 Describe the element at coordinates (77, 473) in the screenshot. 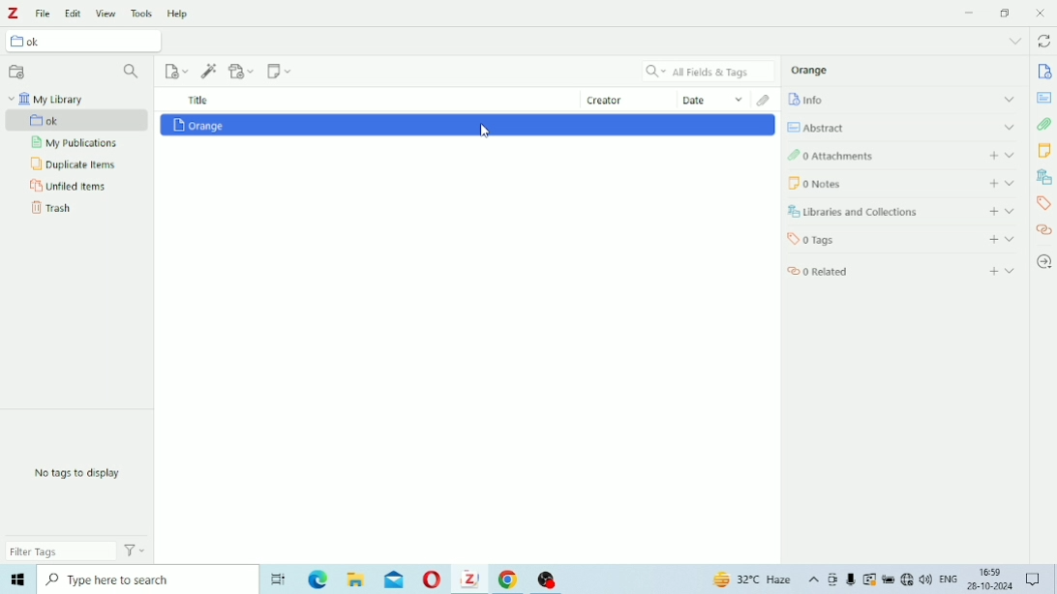

I see `No tags to display` at that location.